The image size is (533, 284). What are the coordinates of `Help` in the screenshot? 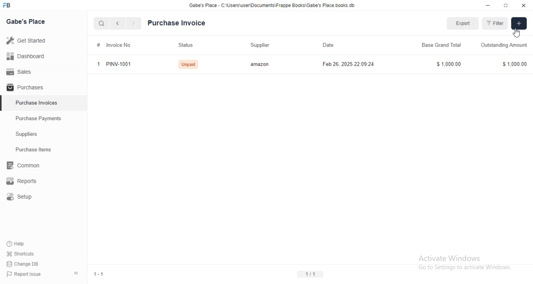 It's located at (20, 244).